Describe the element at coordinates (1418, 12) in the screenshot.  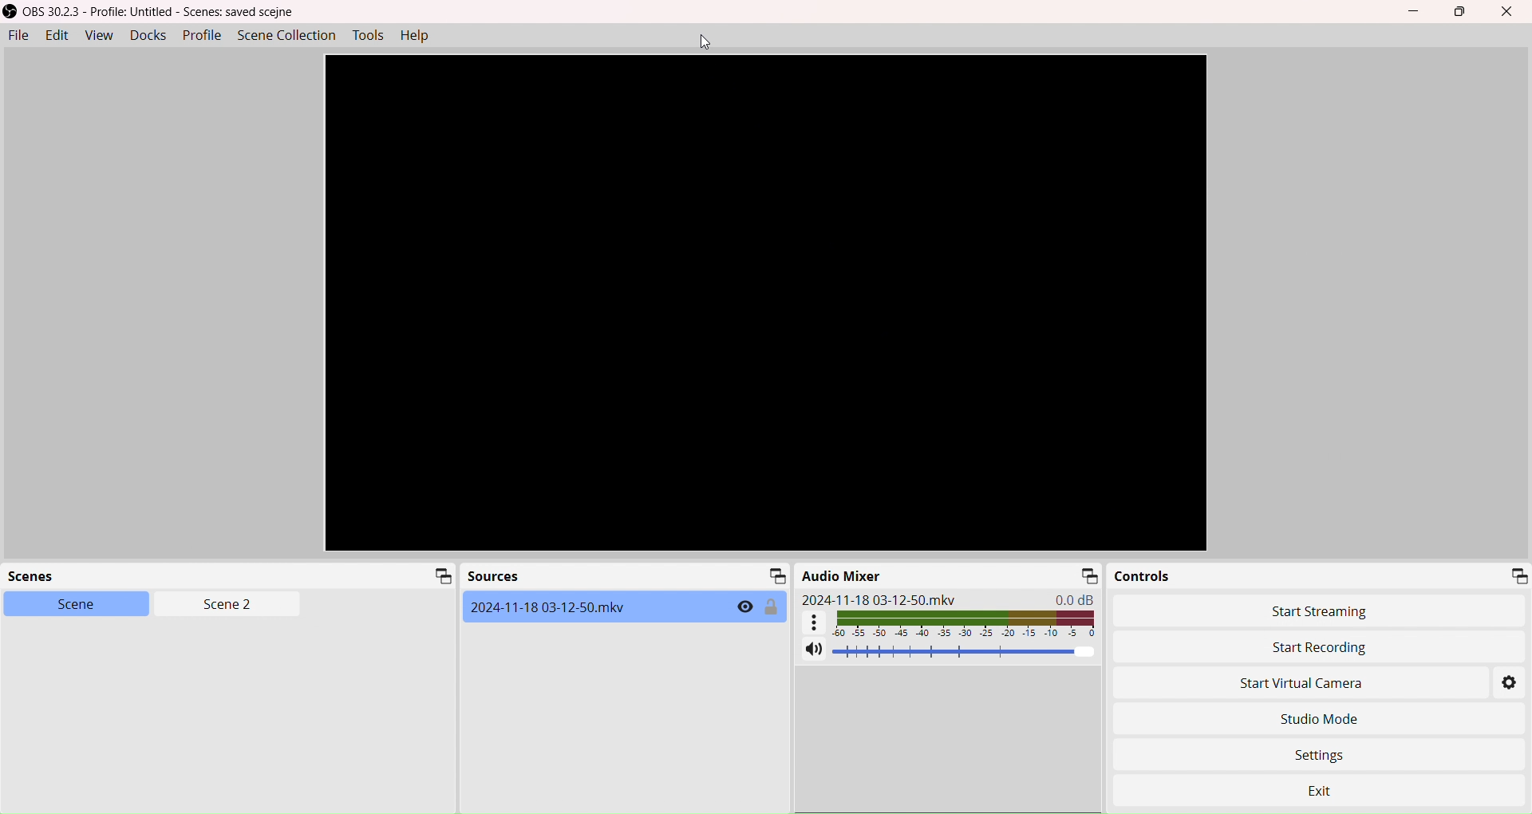
I see `Minimize` at that location.